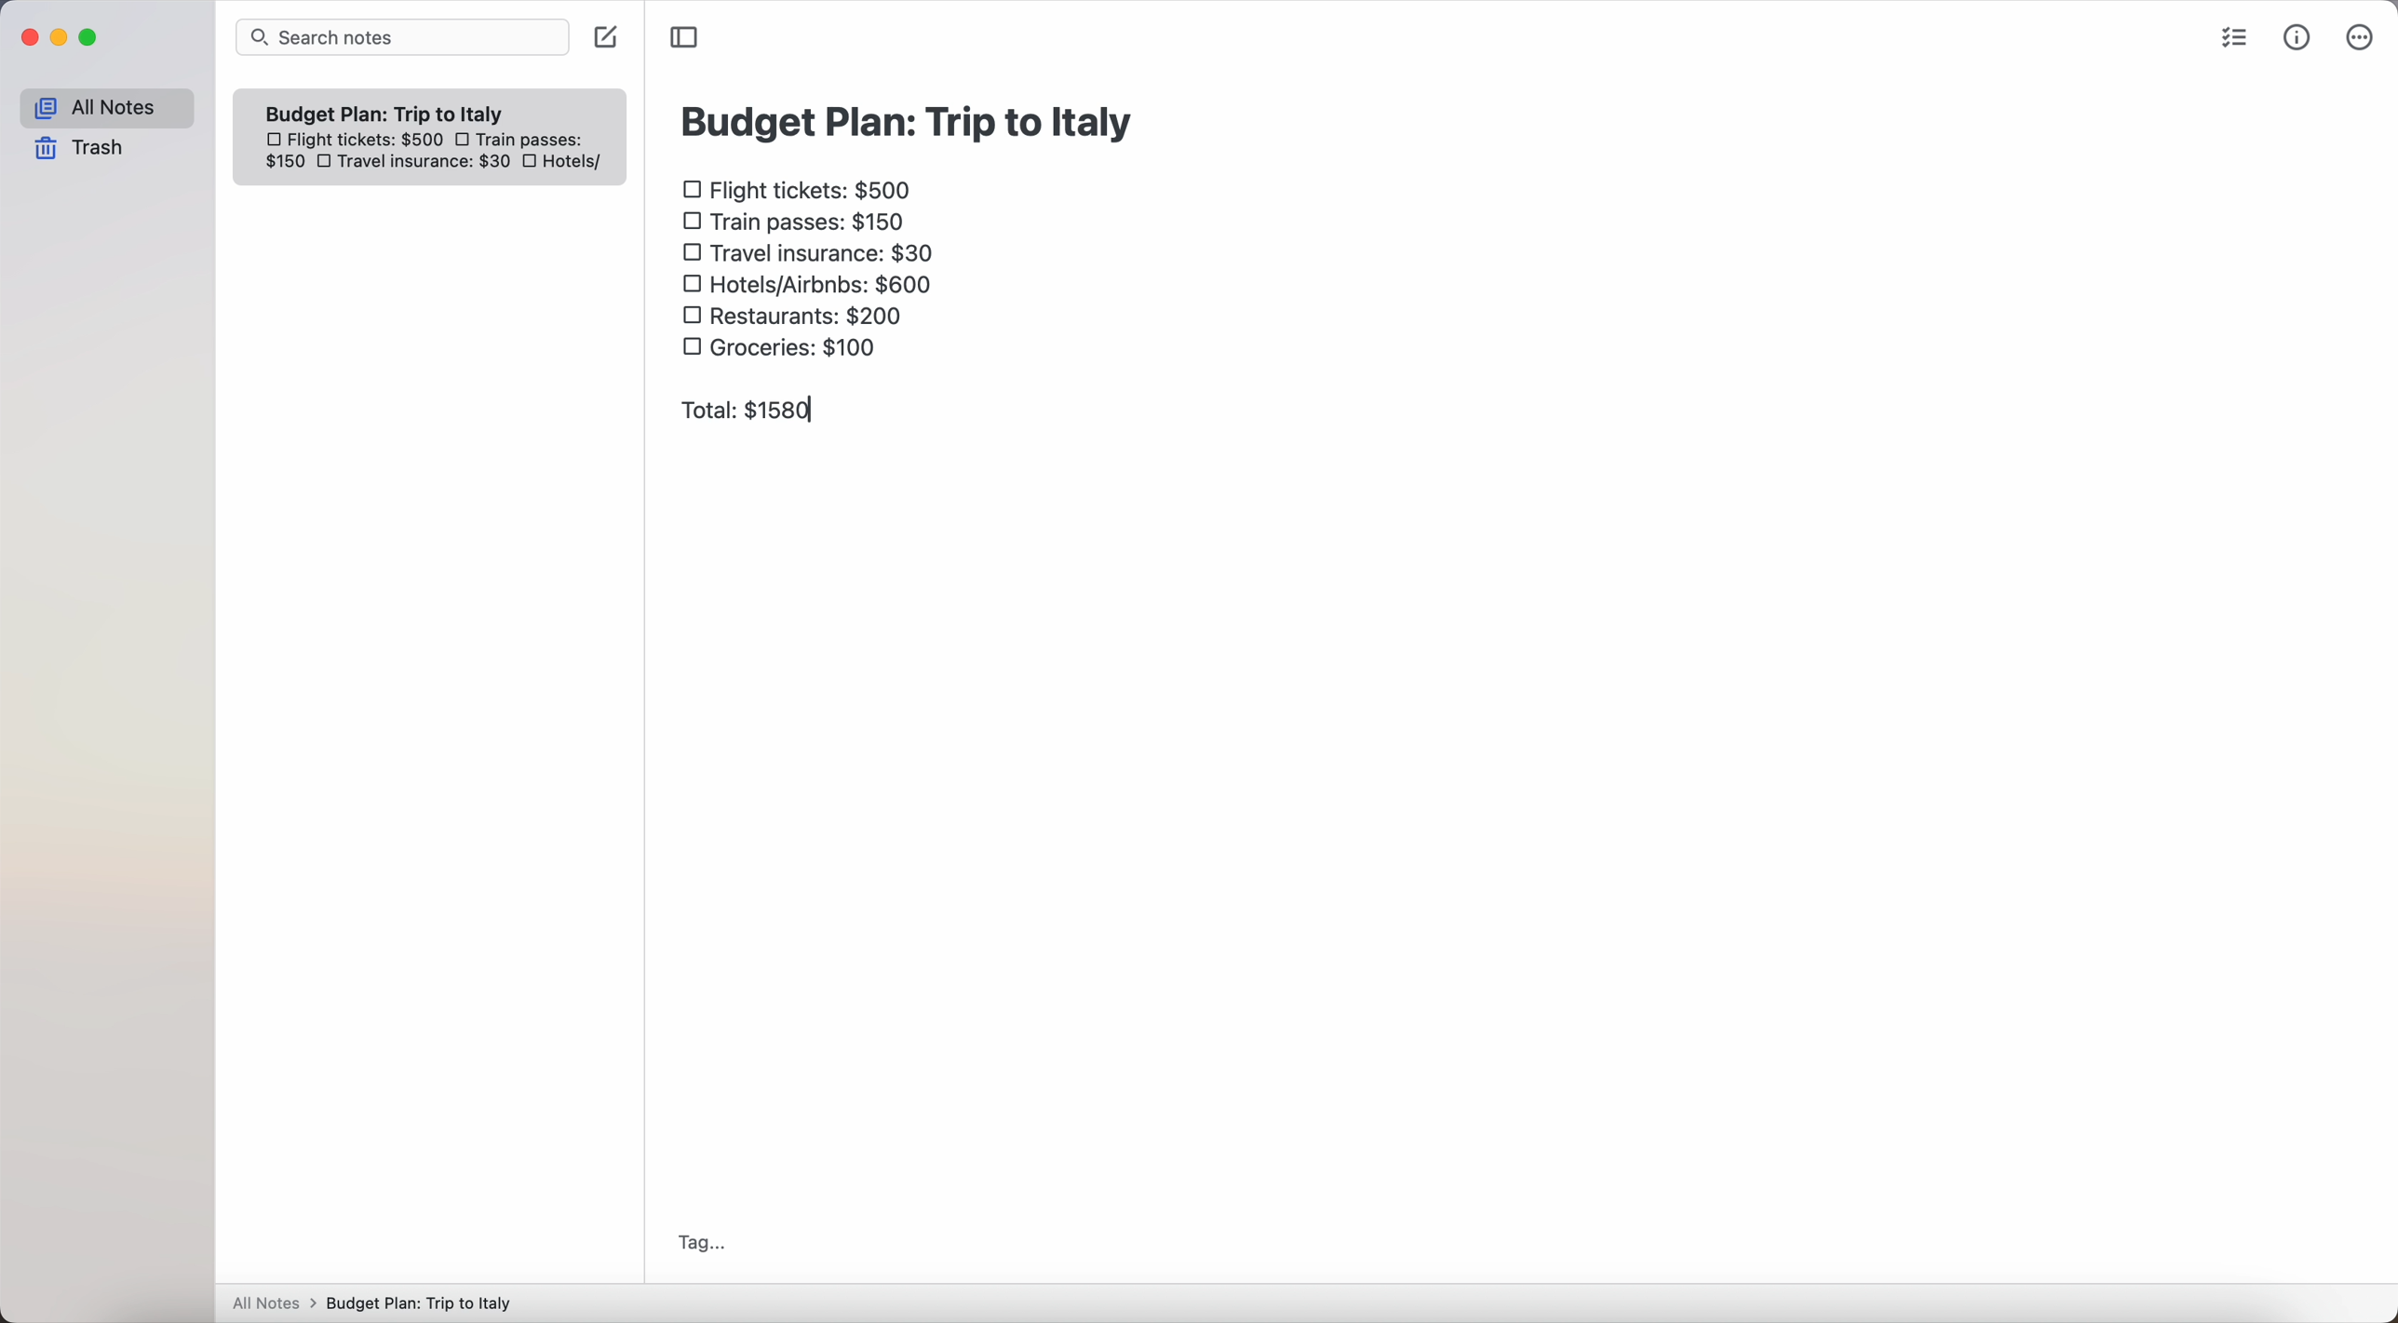  I want to click on metrics, so click(2297, 40).